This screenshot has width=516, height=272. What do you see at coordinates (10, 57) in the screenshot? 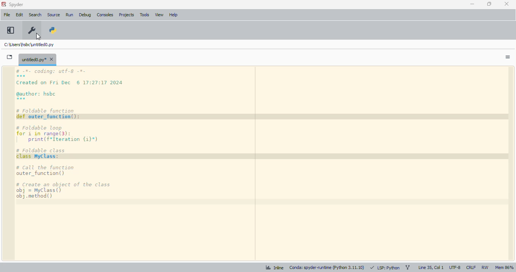
I see `browse tabs` at bounding box center [10, 57].